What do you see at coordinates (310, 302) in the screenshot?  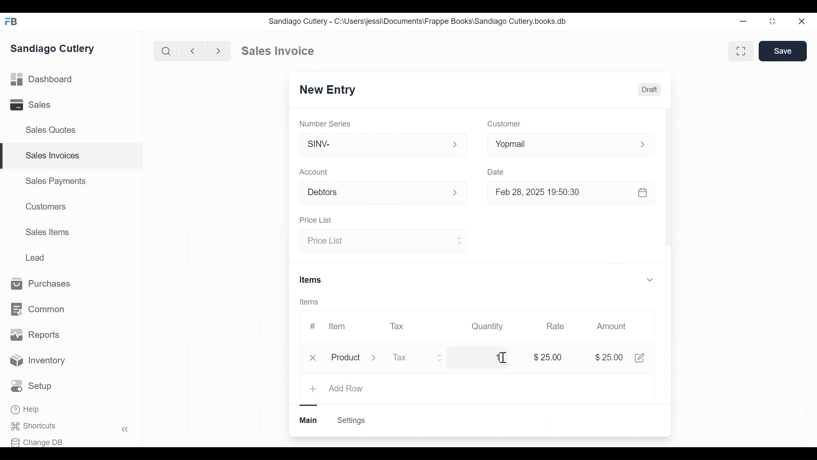 I see `Items` at bounding box center [310, 302].